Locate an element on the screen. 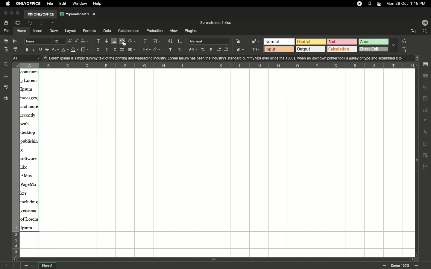  Sort descending  is located at coordinates (180, 41).